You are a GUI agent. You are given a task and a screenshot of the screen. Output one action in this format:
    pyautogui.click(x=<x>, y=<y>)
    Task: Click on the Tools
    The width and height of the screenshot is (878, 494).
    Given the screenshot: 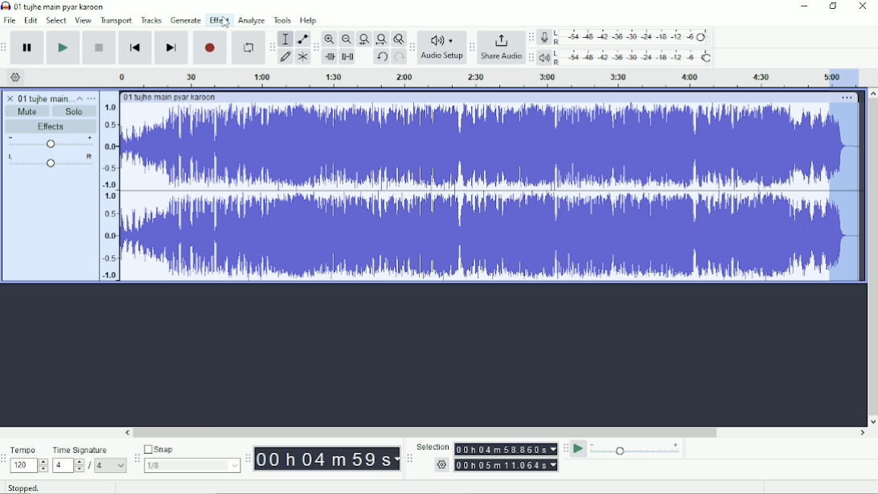 What is the action you would take?
    pyautogui.click(x=284, y=20)
    